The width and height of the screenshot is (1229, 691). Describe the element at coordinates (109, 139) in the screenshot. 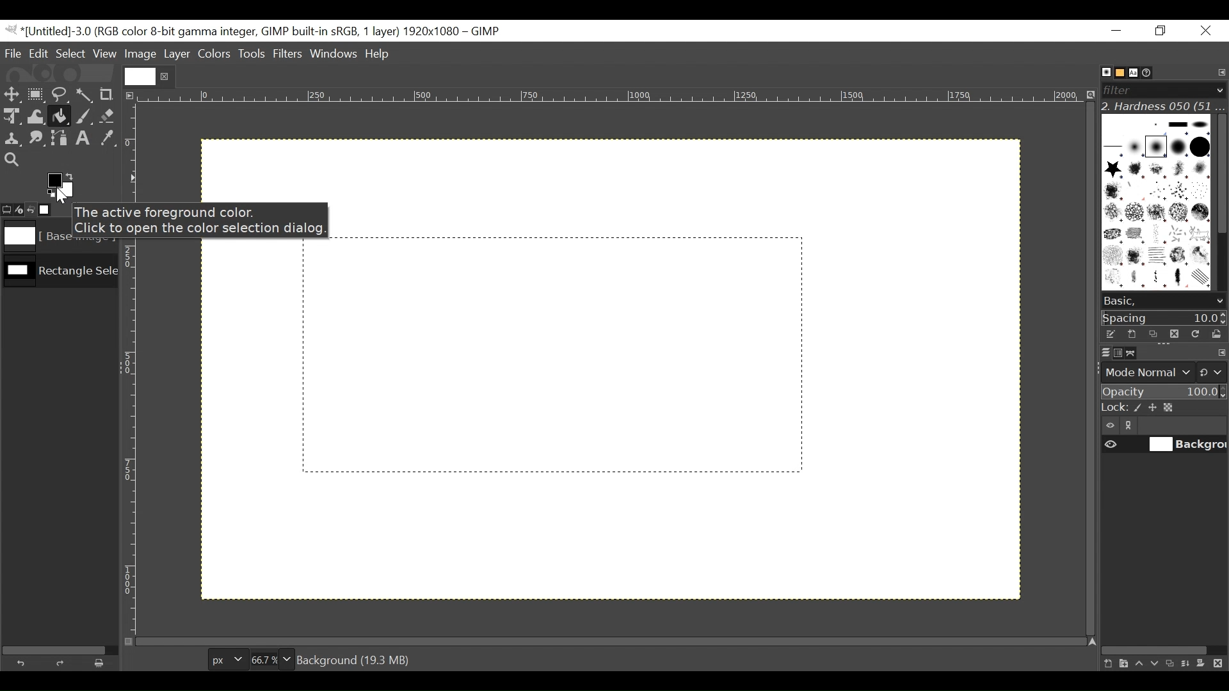

I see `Color picker tool` at that location.